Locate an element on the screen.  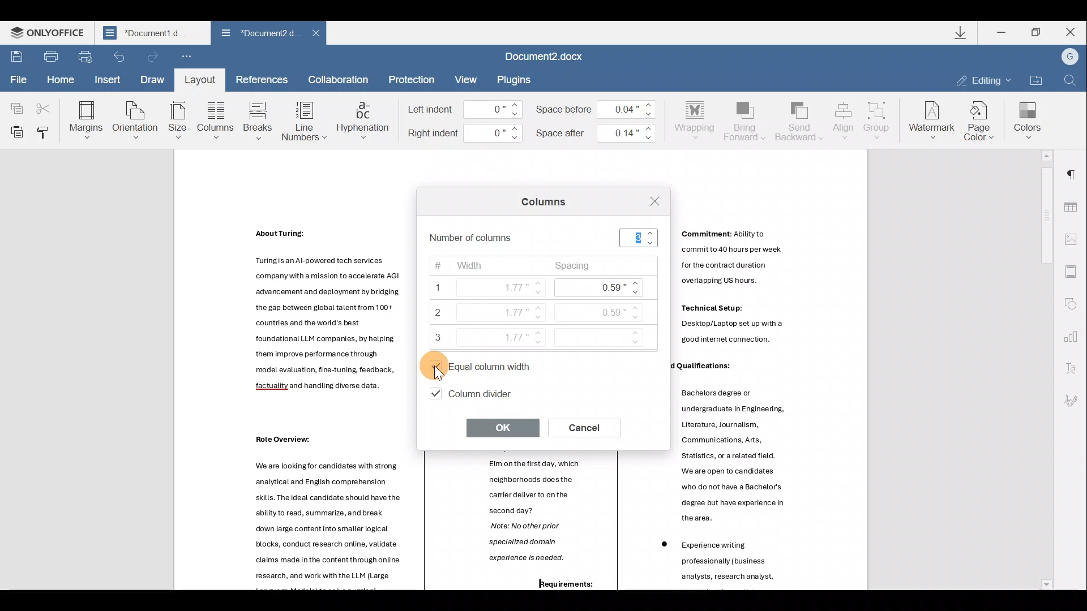
Page color is located at coordinates (982, 119).